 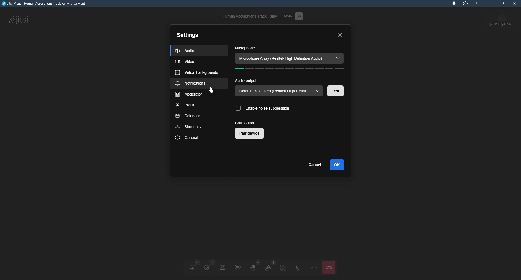 I want to click on jitsi, so click(x=20, y=20).